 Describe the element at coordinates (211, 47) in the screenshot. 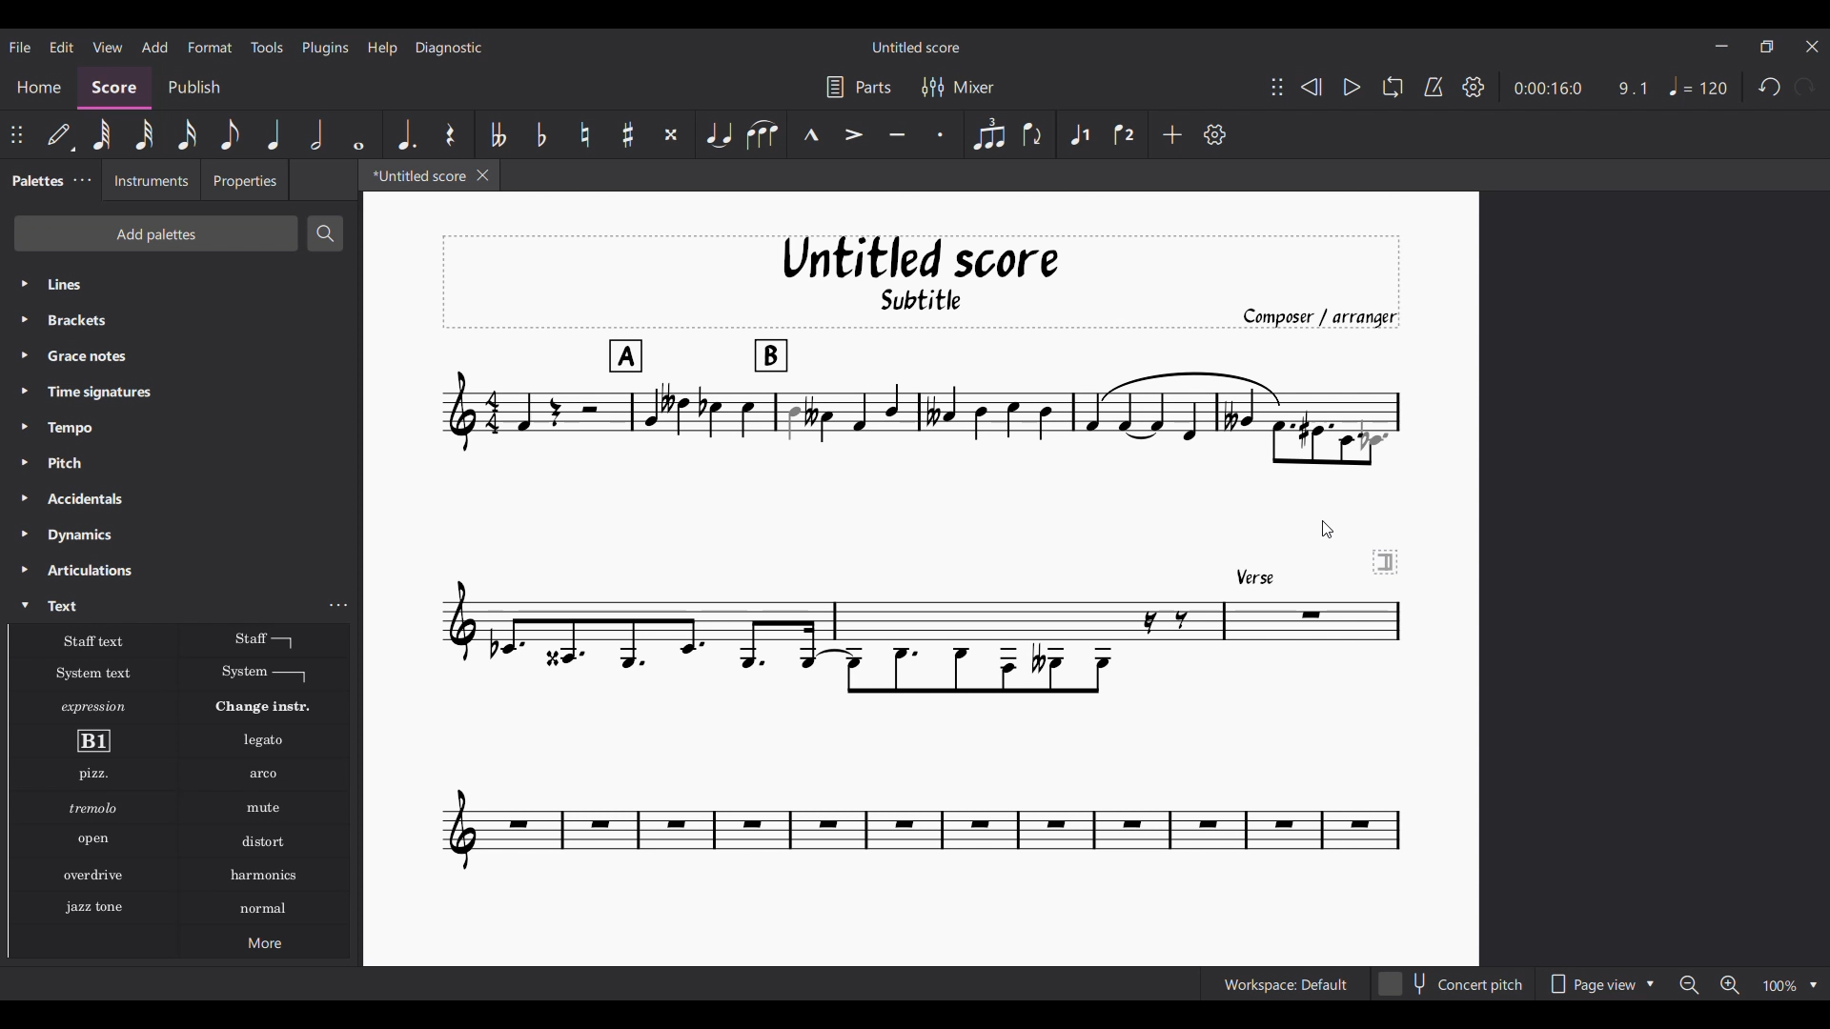

I see `Format menu` at that location.